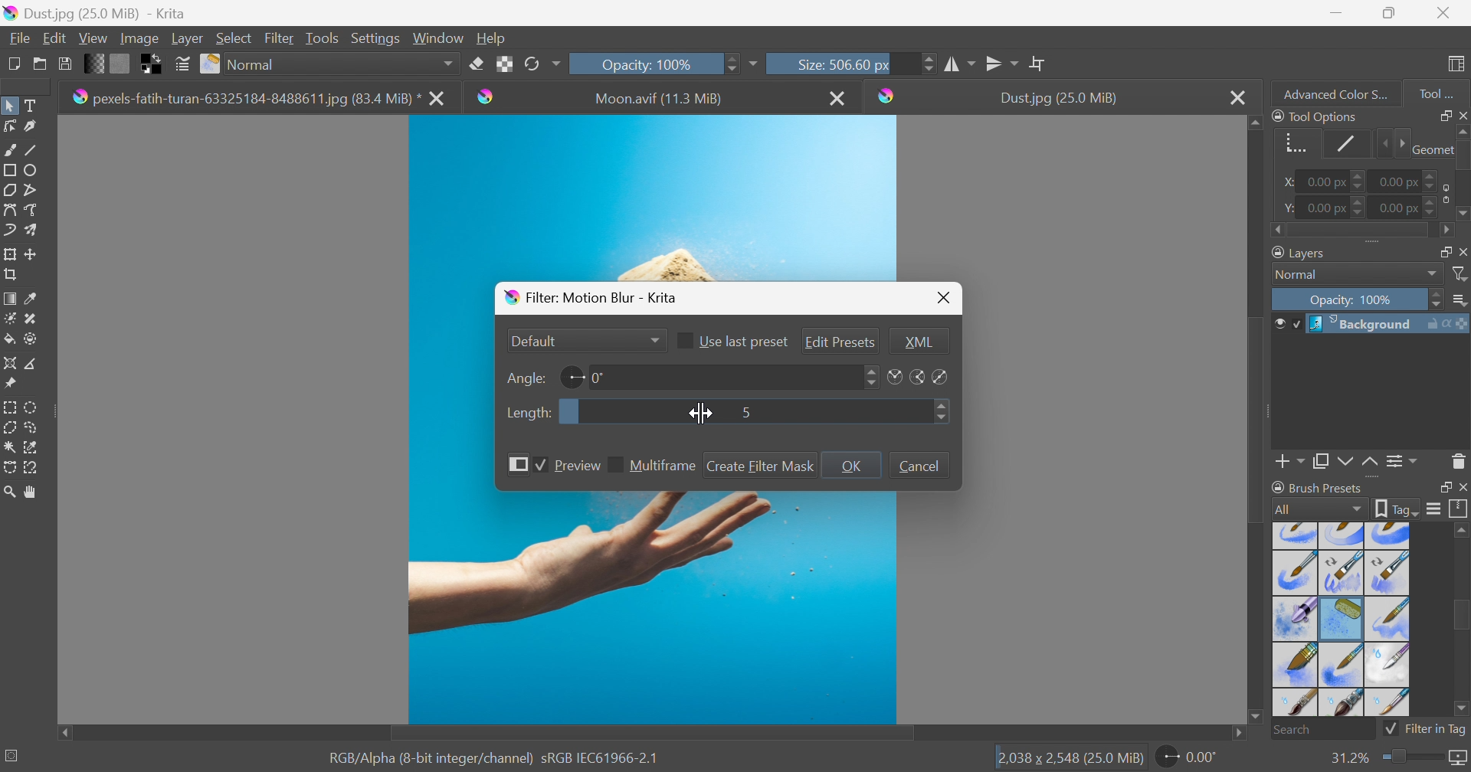 The image size is (1471, 772). I want to click on 0.00°, so click(1188, 759).